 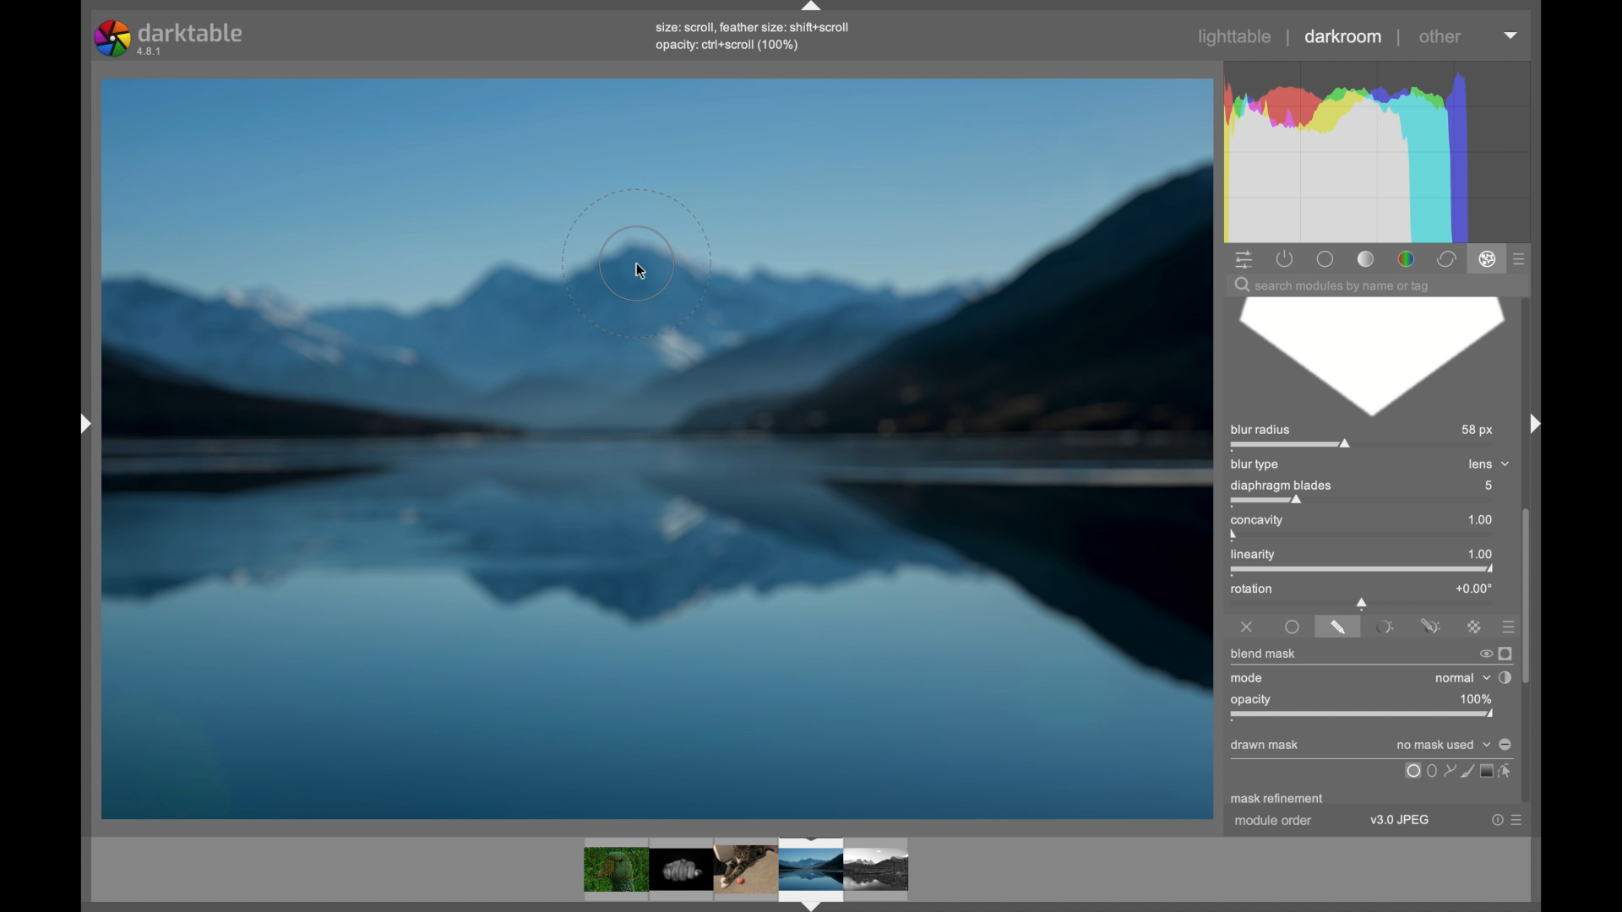 I want to click on drag handle, so click(x=813, y=8).